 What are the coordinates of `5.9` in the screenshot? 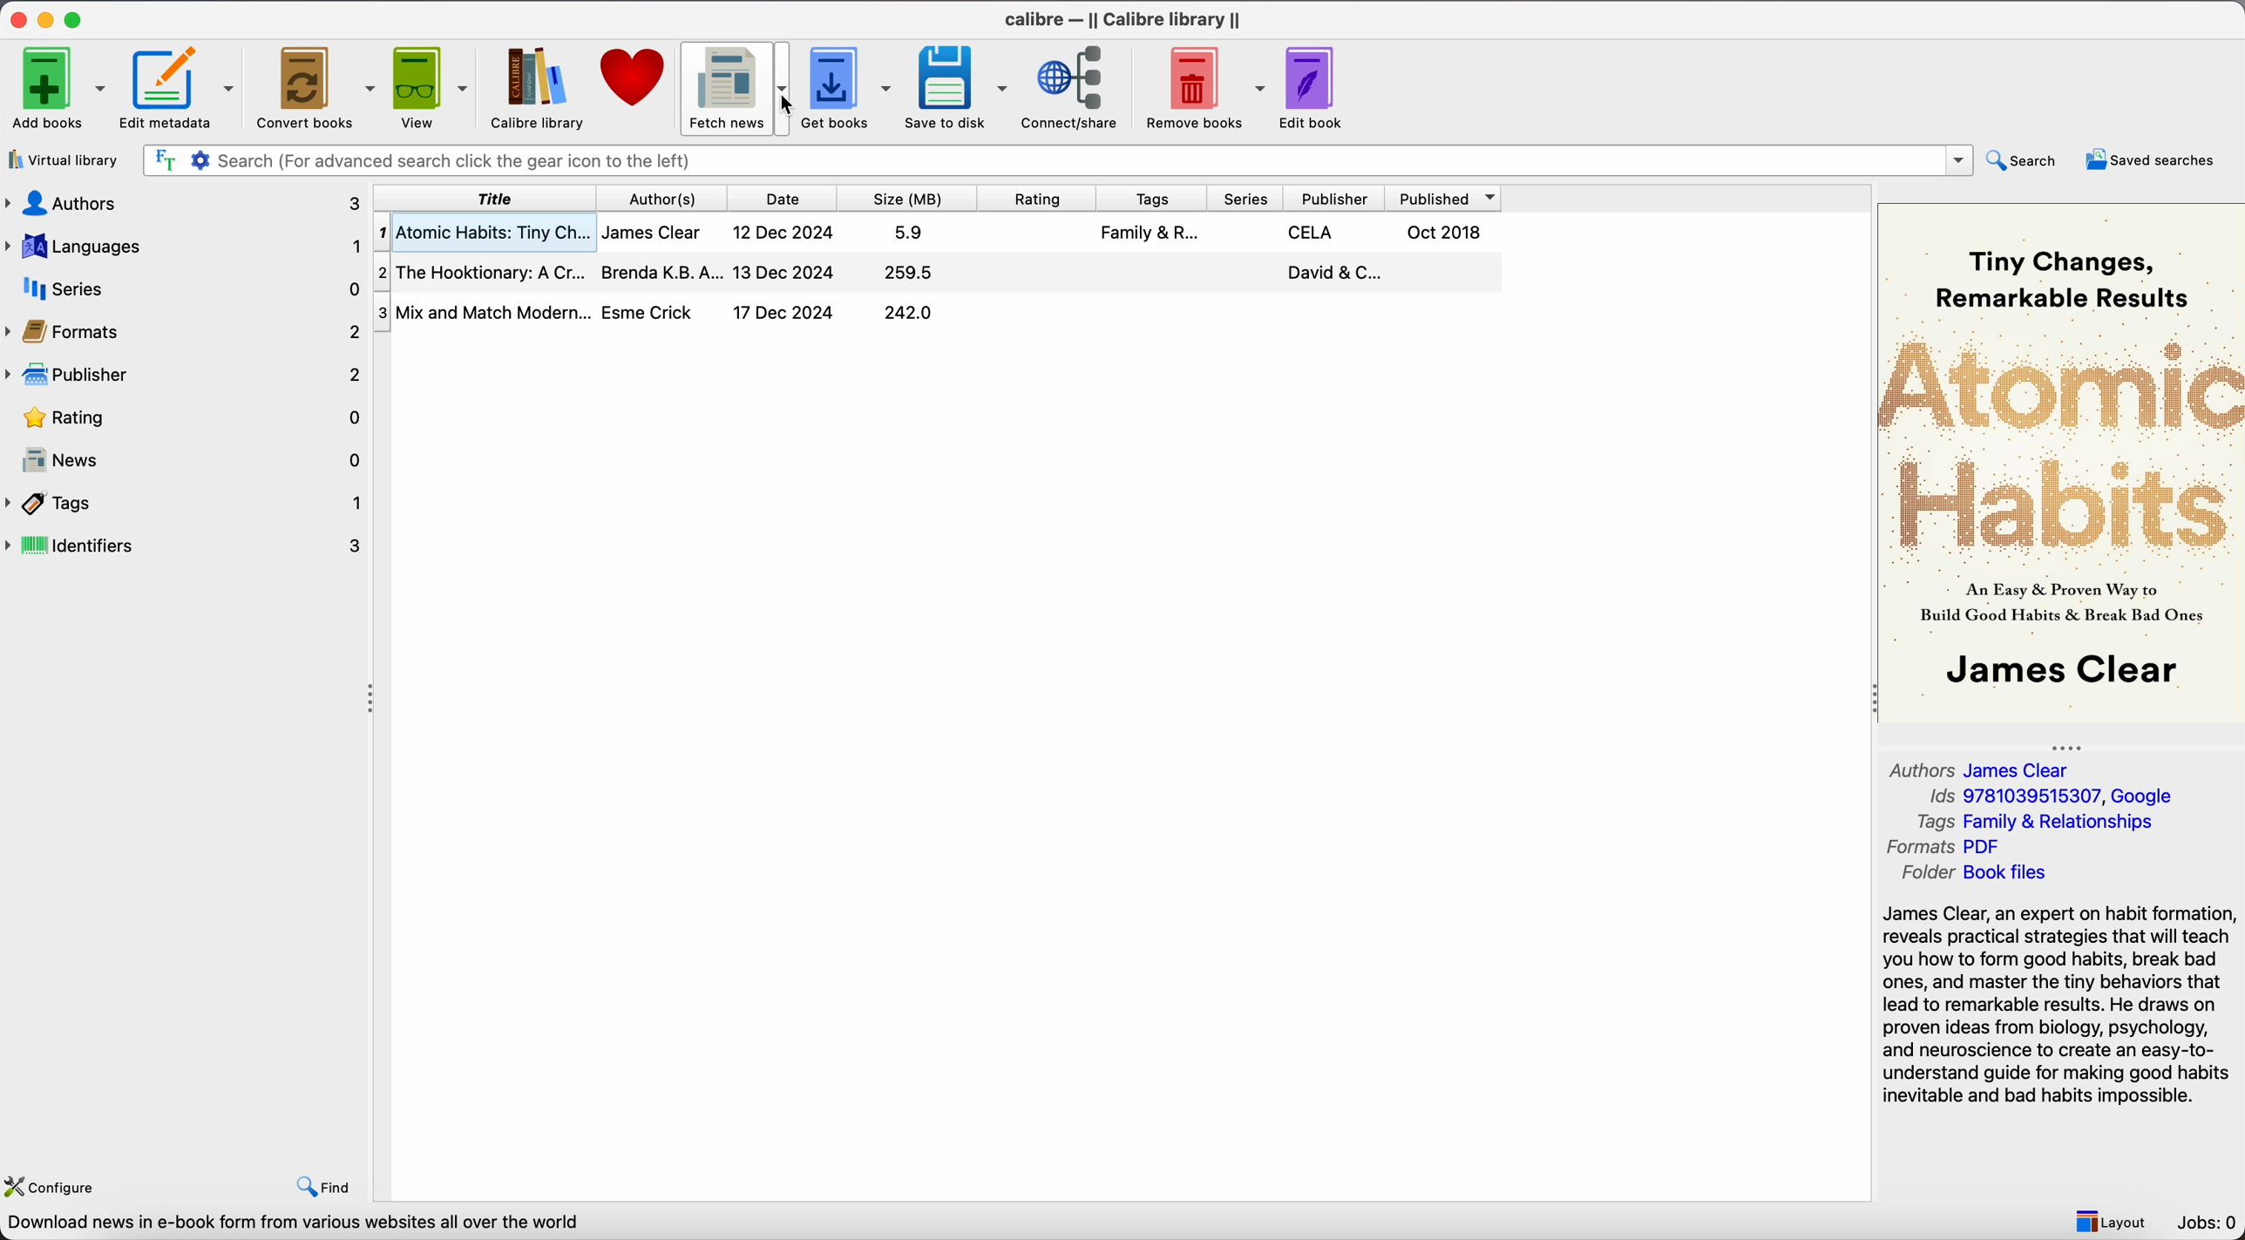 It's located at (912, 232).